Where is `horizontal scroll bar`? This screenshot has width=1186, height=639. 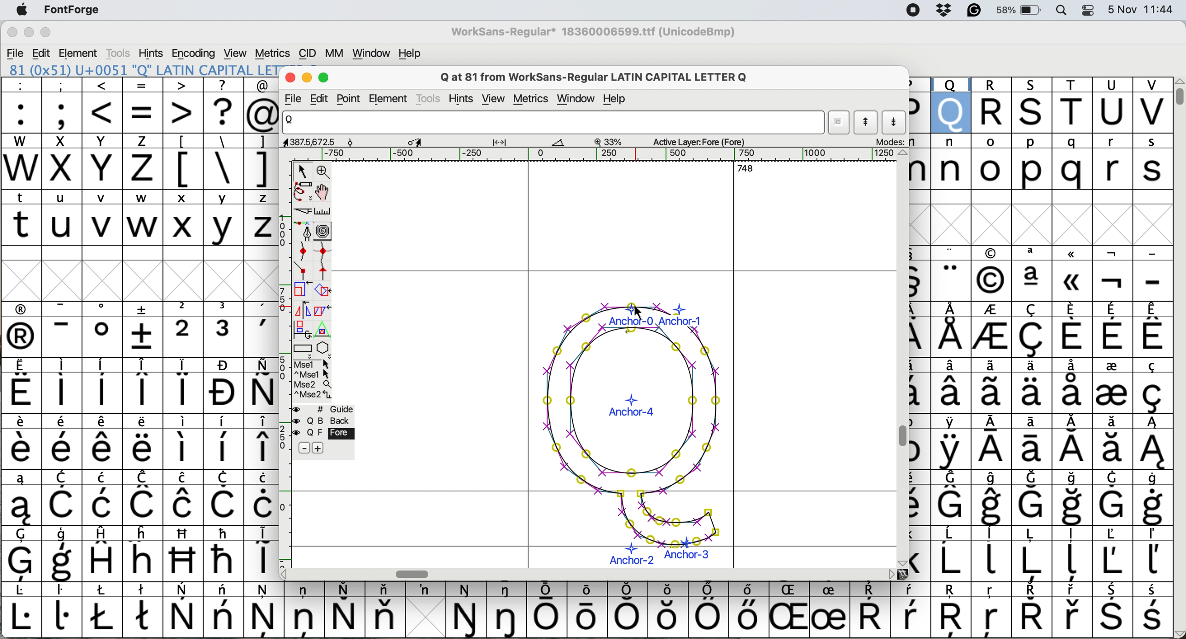 horizontal scroll bar is located at coordinates (415, 573).